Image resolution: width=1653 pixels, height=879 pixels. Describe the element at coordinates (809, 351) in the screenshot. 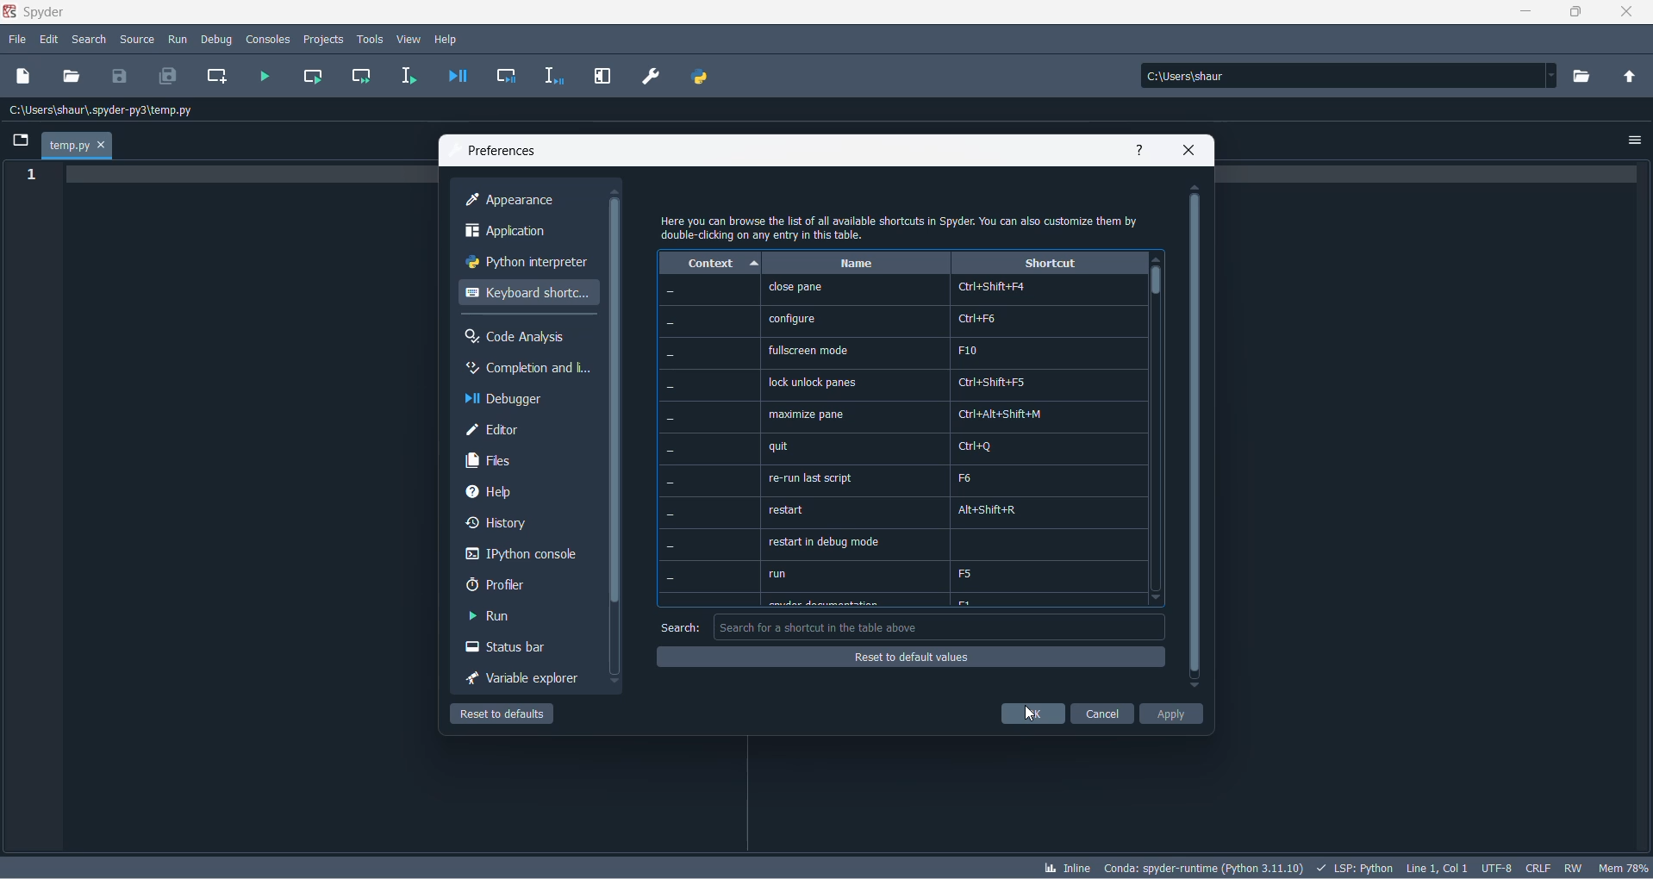

I see `fullscreen mode` at that location.